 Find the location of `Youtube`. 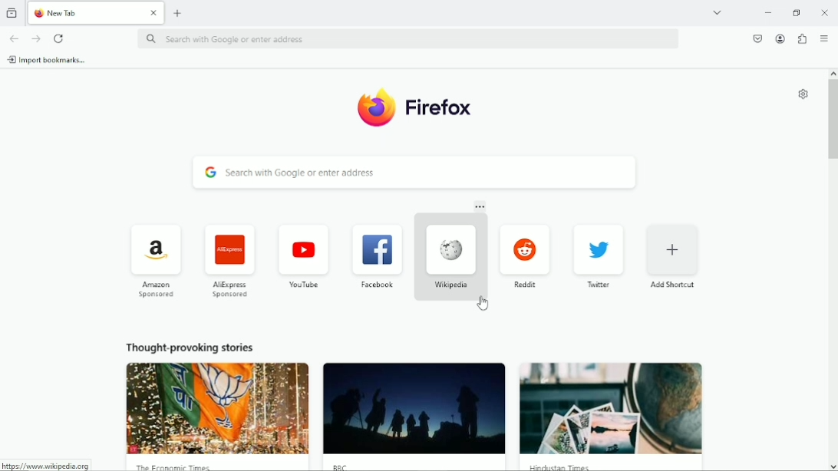

Youtube is located at coordinates (303, 255).